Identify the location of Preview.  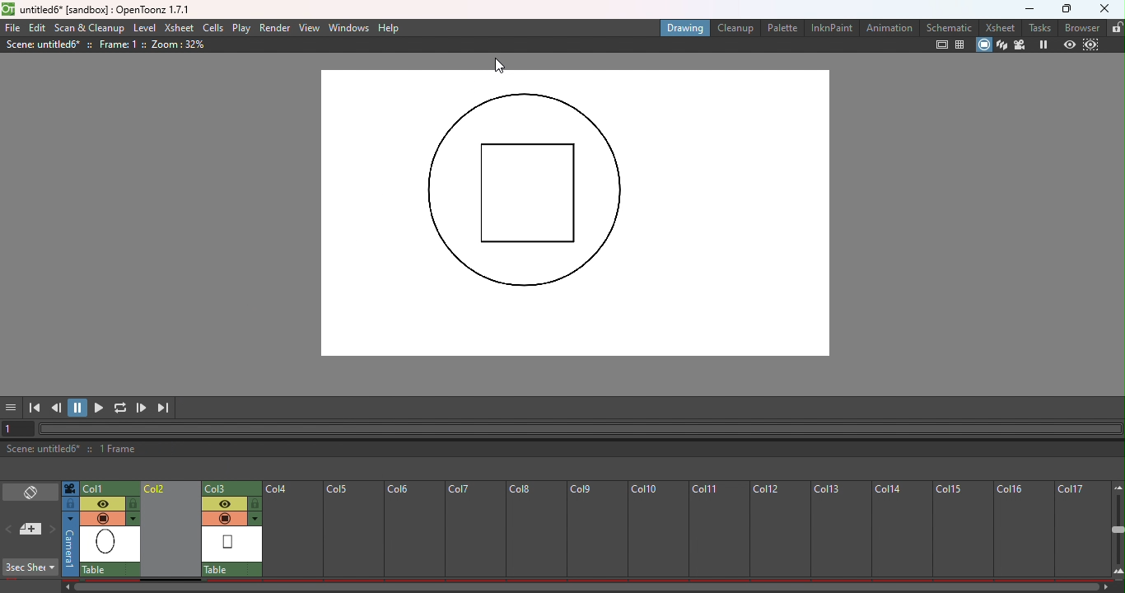
(1069, 45).